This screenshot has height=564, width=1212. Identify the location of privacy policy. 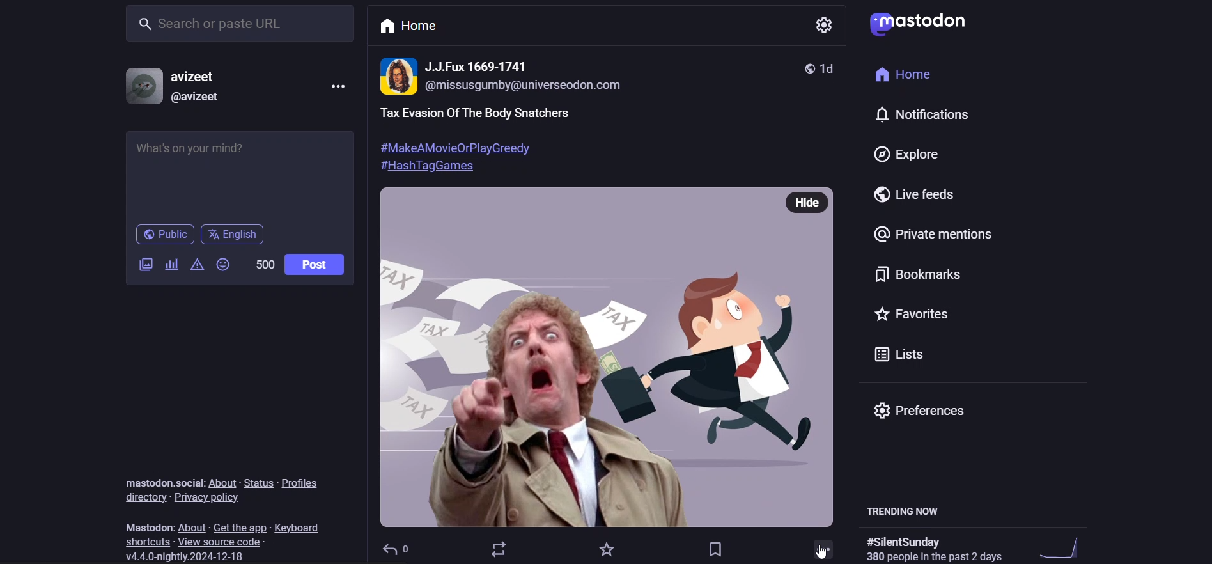
(205, 497).